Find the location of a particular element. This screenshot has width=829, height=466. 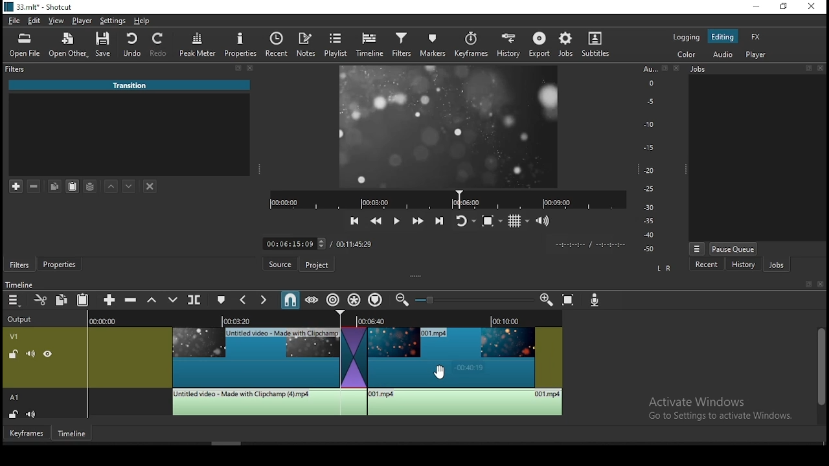

timeline is located at coordinates (72, 434).